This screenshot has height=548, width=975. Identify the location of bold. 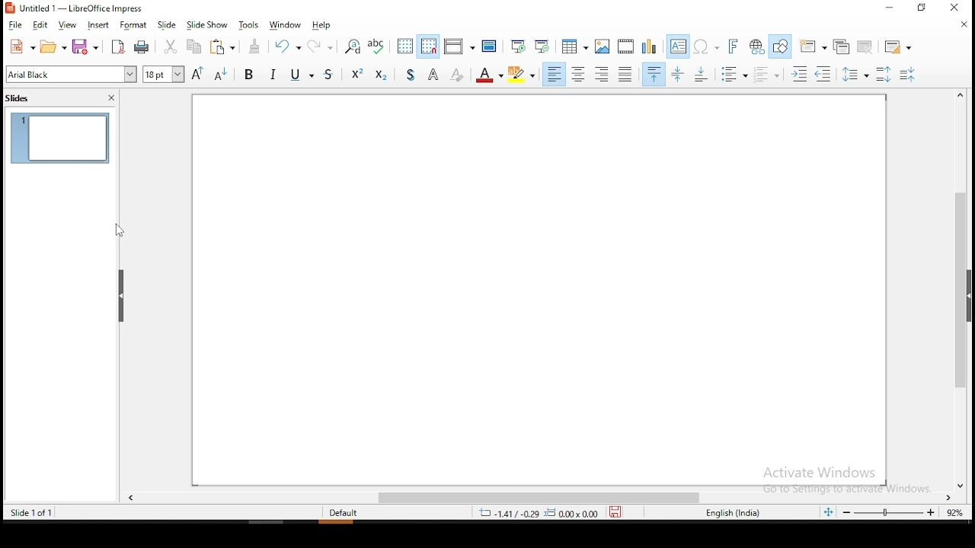
(250, 74).